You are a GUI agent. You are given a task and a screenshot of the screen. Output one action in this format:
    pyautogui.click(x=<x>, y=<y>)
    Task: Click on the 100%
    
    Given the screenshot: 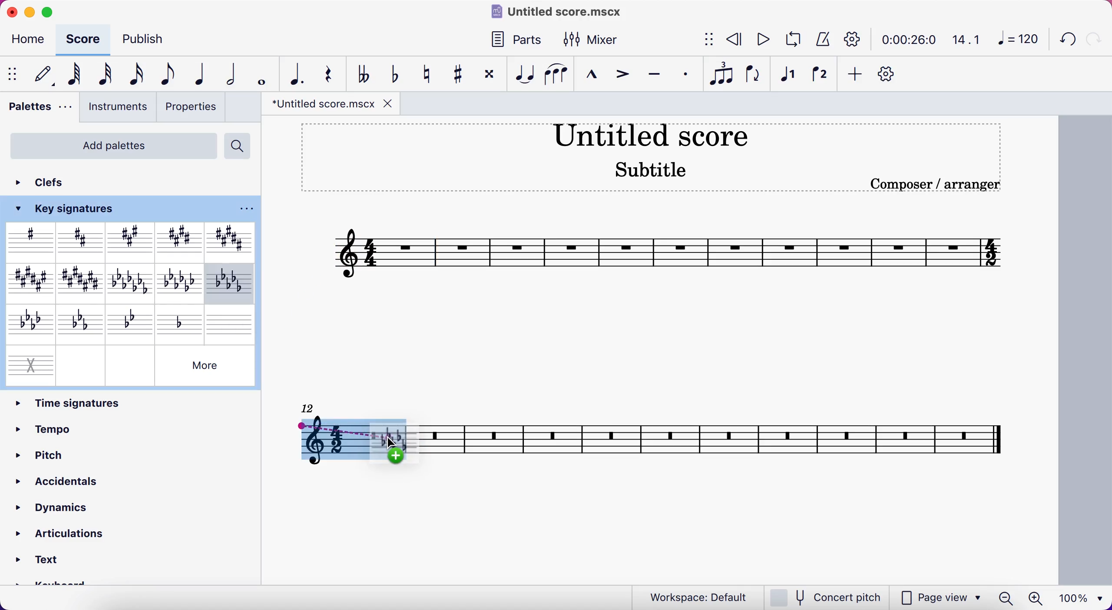 What is the action you would take?
    pyautogui.click(x=1083, y=598)
    